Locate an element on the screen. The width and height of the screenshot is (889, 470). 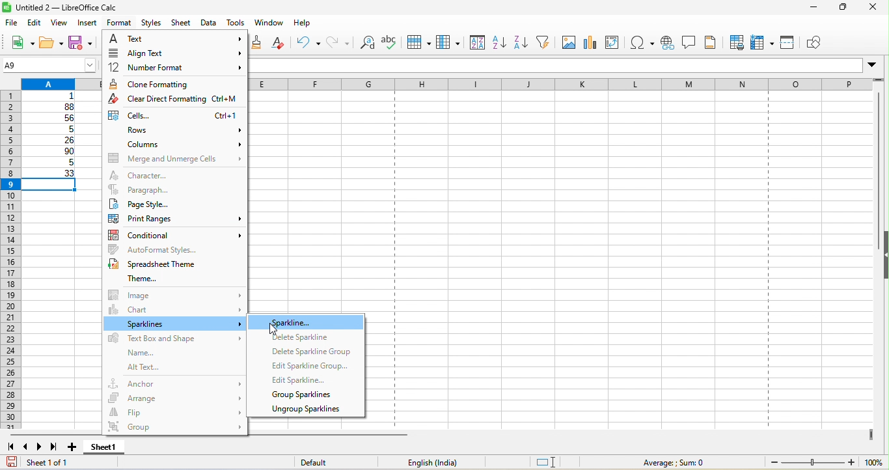
formula bar is located at coordinates (566, 67).